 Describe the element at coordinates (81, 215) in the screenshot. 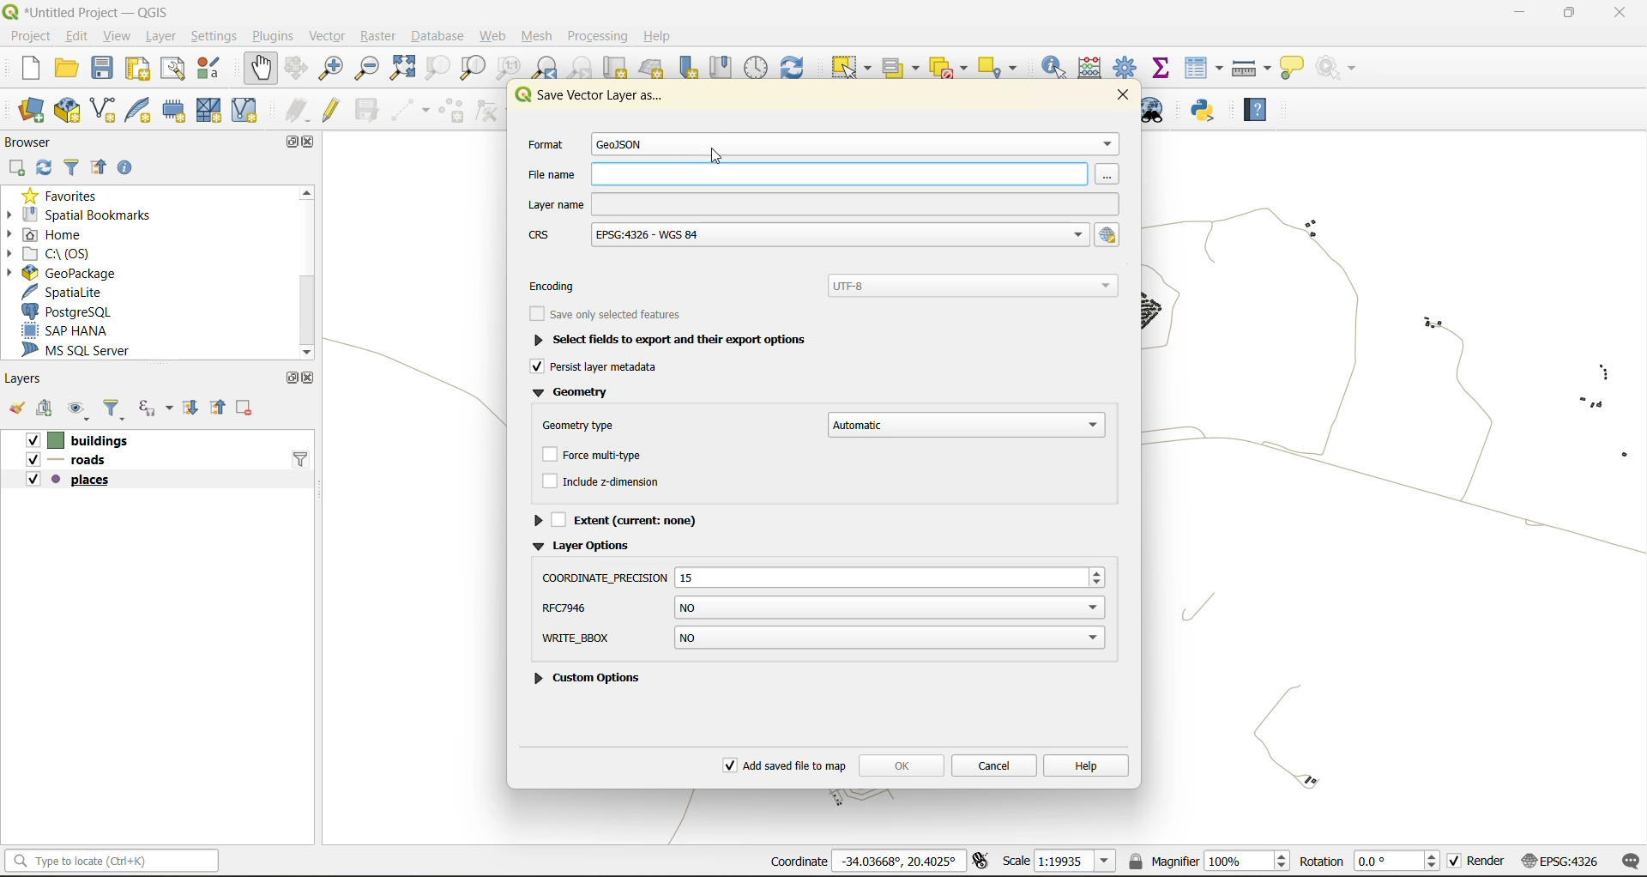

I see `spatial bookmarks` at that location.